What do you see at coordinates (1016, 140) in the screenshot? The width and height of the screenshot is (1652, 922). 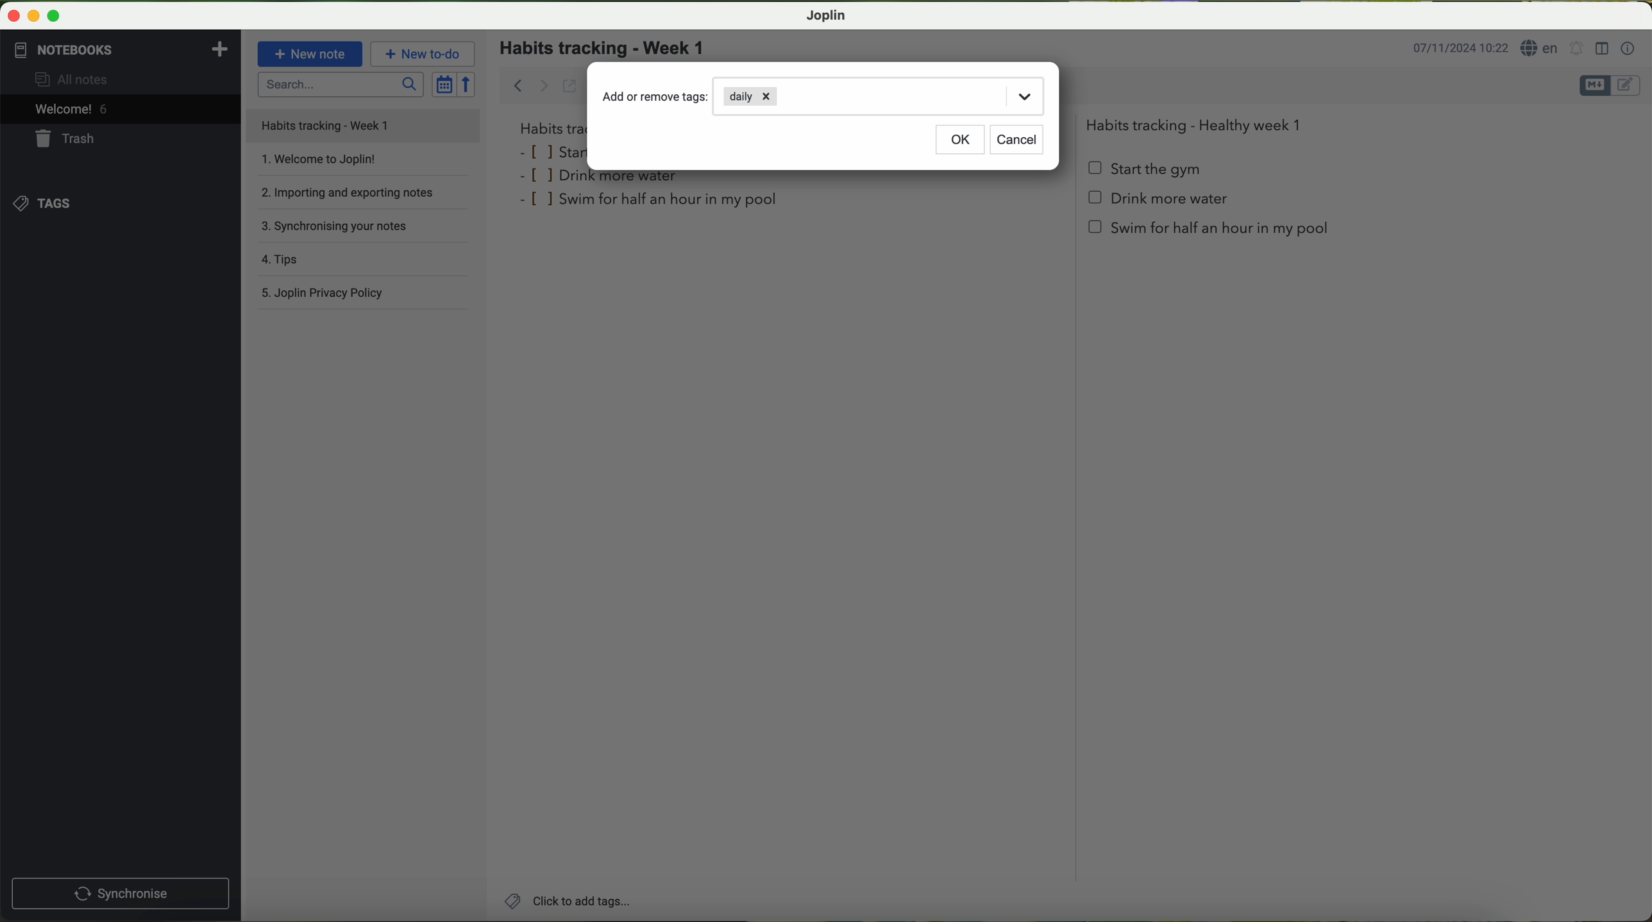 I see `cancel` at bounding box center [1016, 140].